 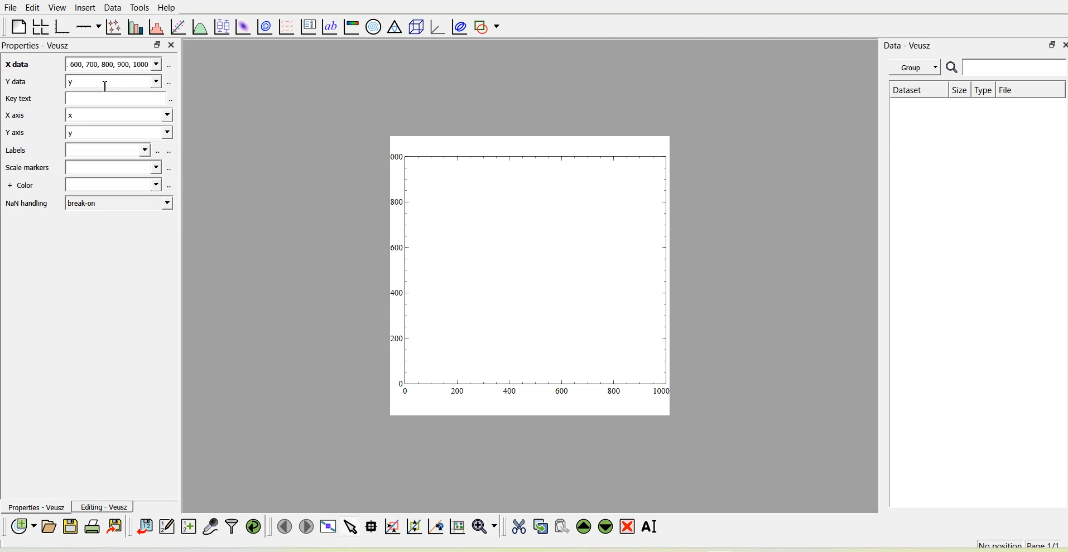 I want to click on File, so click(x=12, y=8).